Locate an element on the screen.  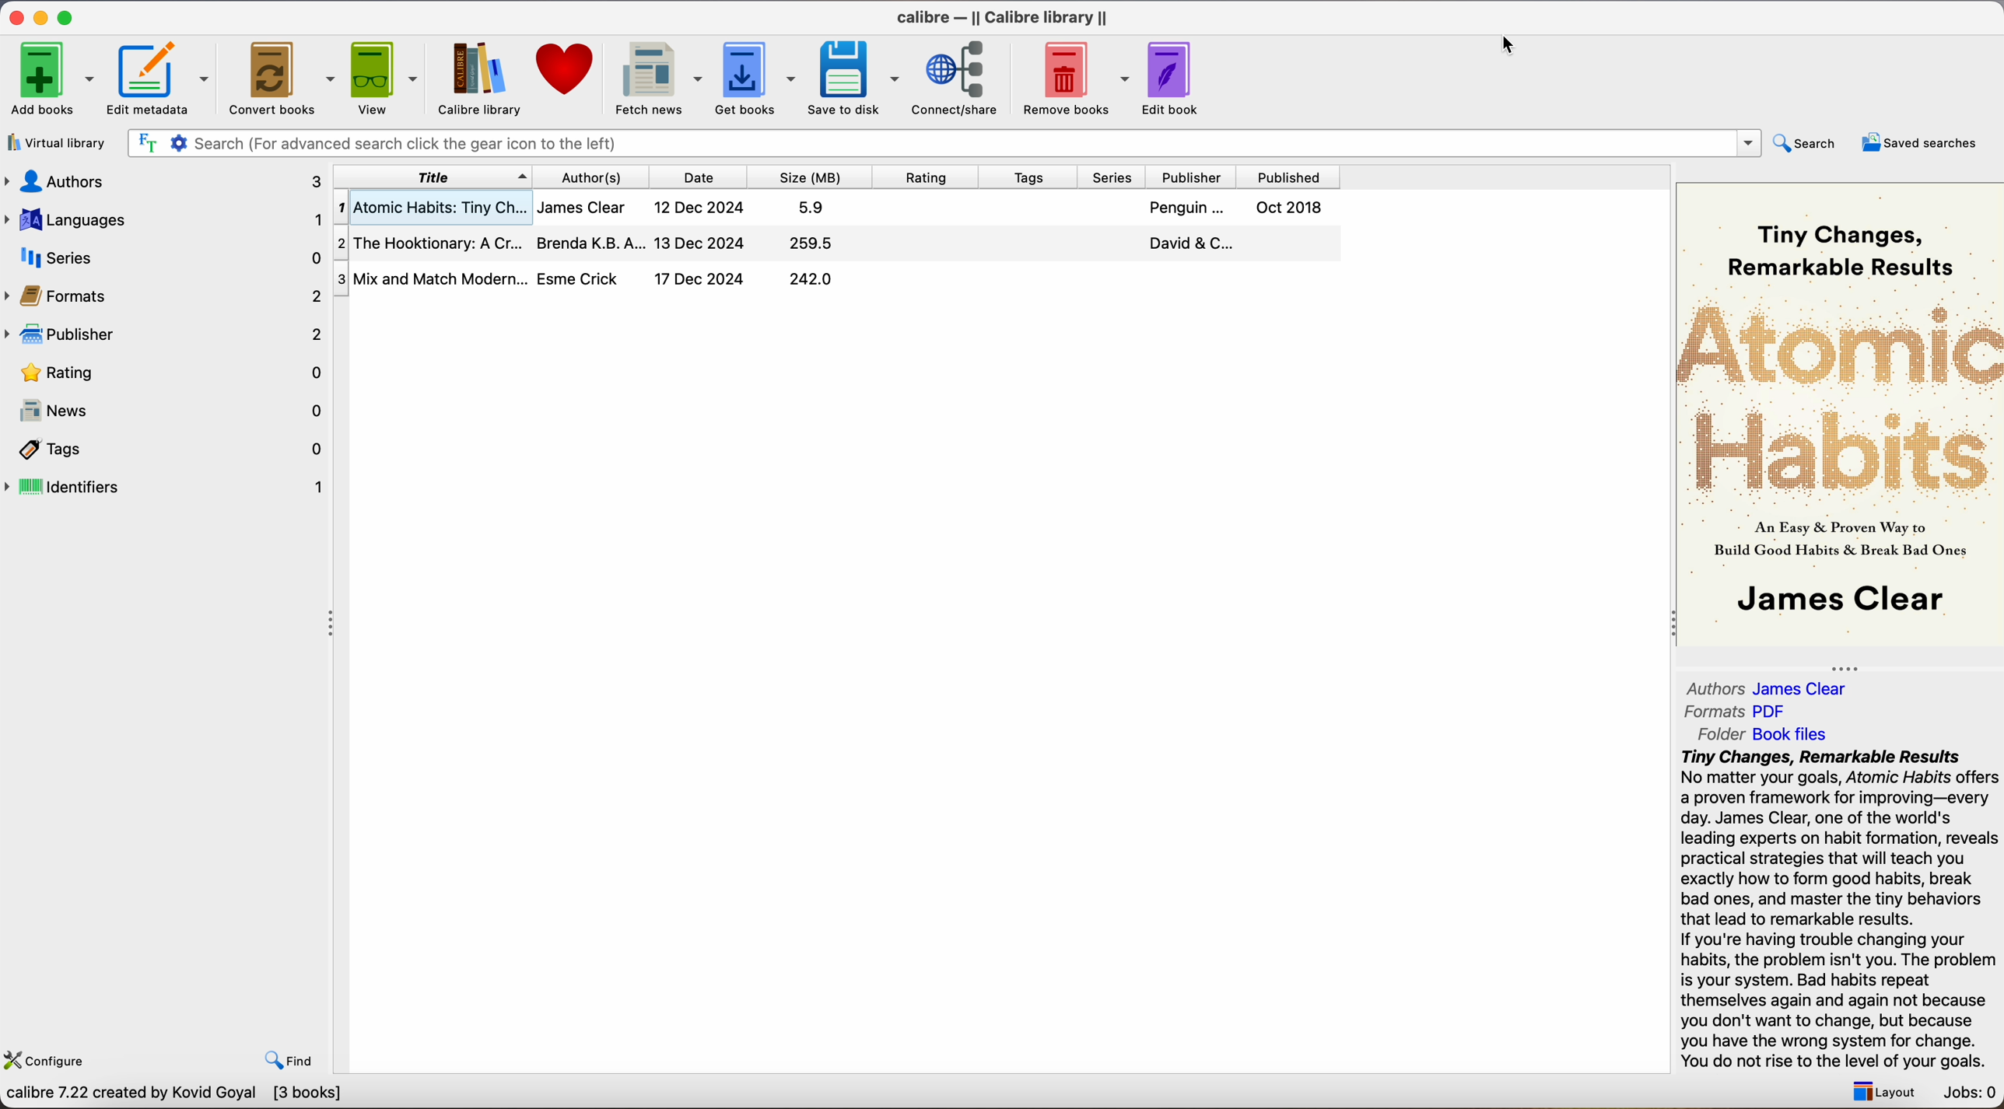
donate is located at coordinates (566, 69).